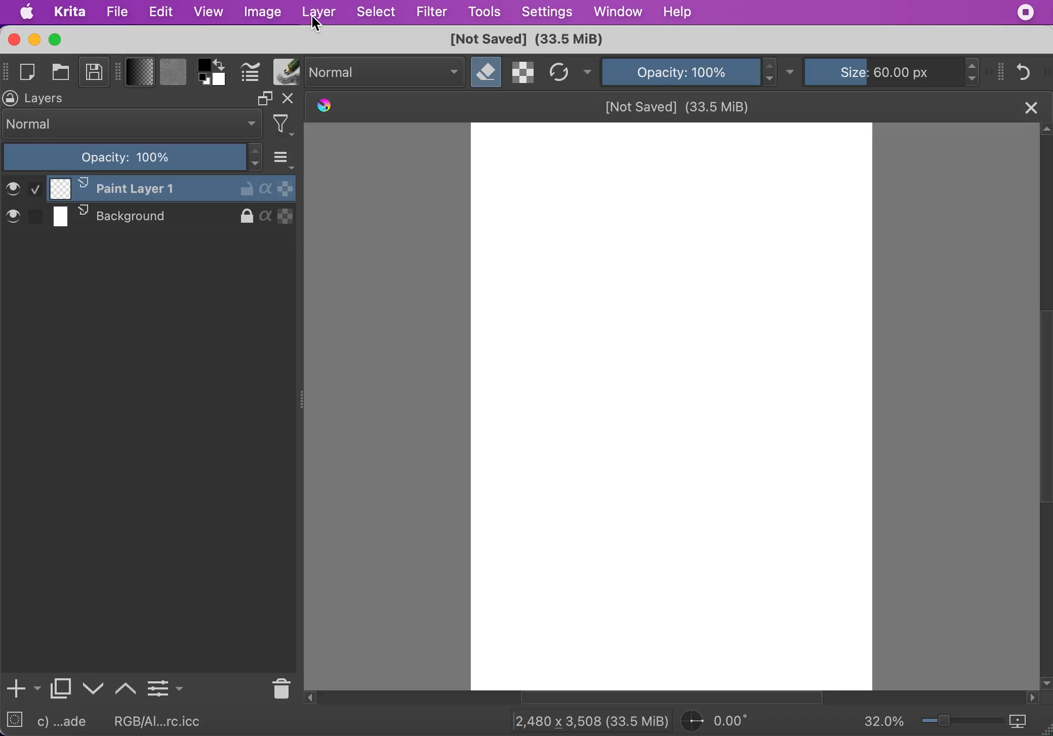 This screenshot has width=1053, height=736. I want to click on blending mode, so click(133, 124).